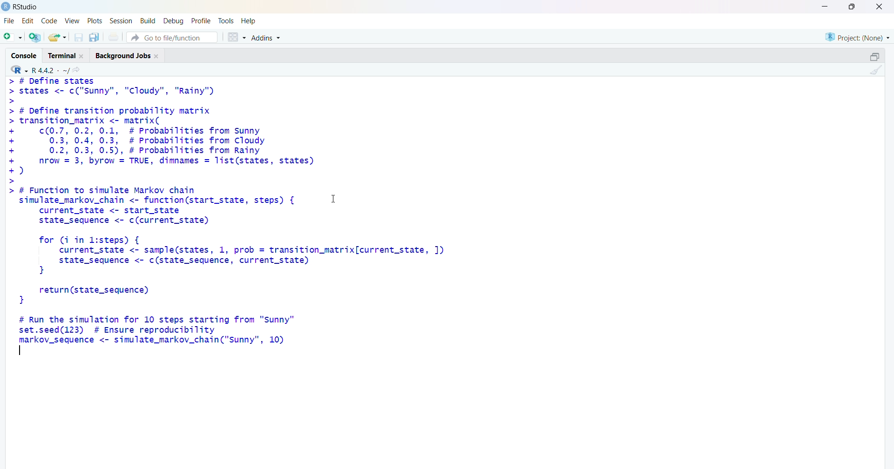 Image resolution: width=894 pixels, height=469 pixels. I want to click on clear console, so click(876, 70).